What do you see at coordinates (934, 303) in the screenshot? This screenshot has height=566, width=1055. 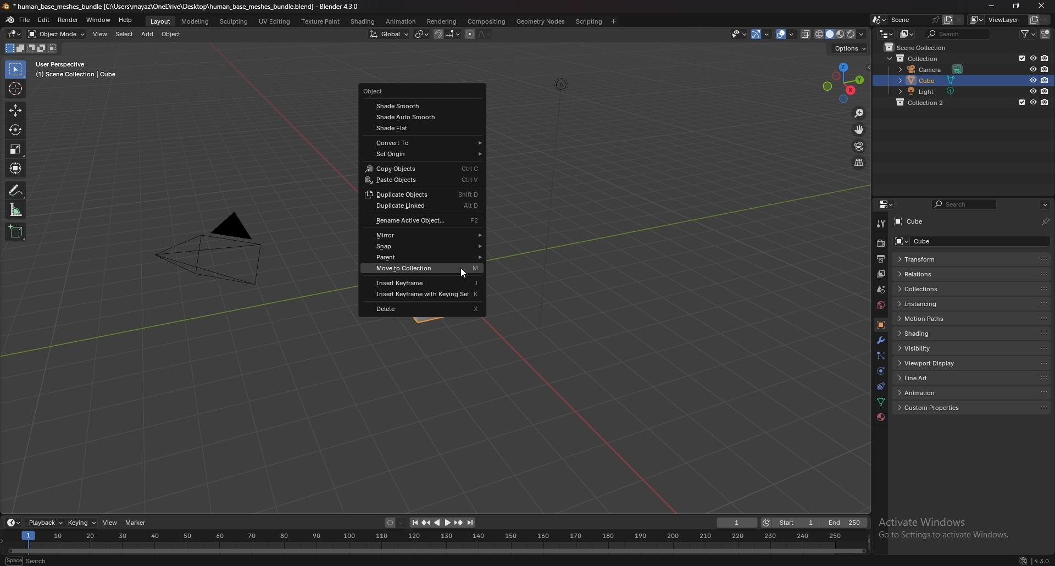 I see `instancing` at bounding box center [934, 303].